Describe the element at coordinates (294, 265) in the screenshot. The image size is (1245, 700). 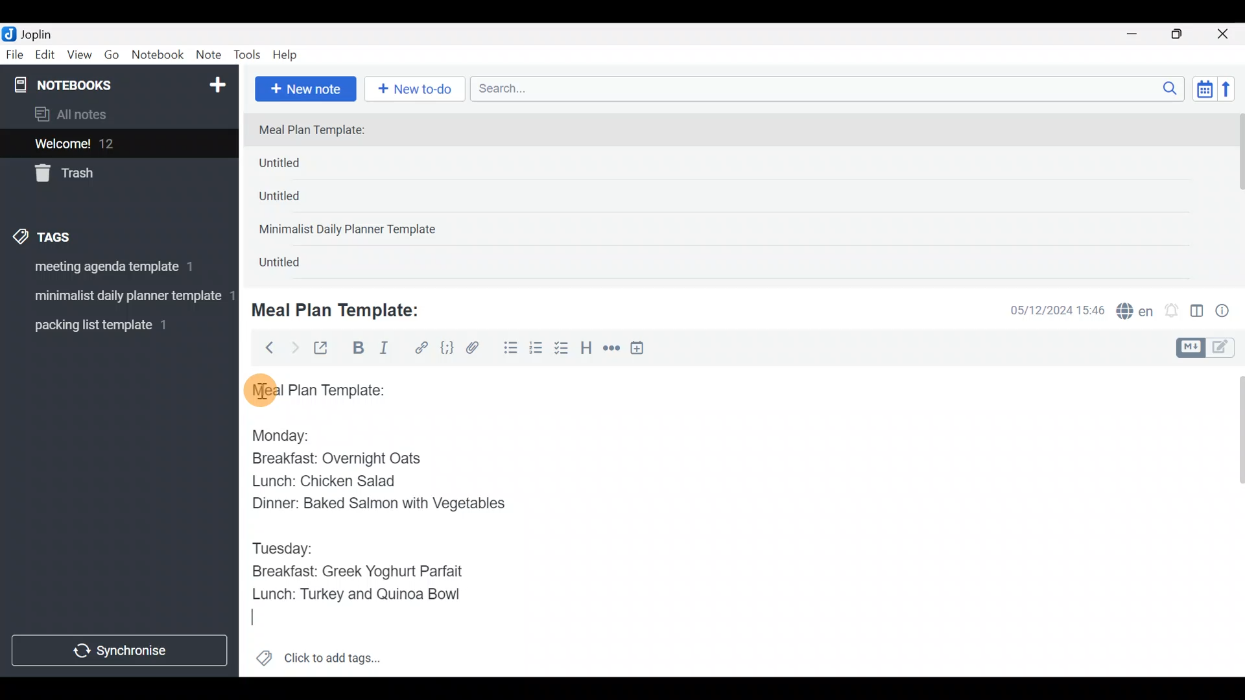
I see `Untitled` at that location.